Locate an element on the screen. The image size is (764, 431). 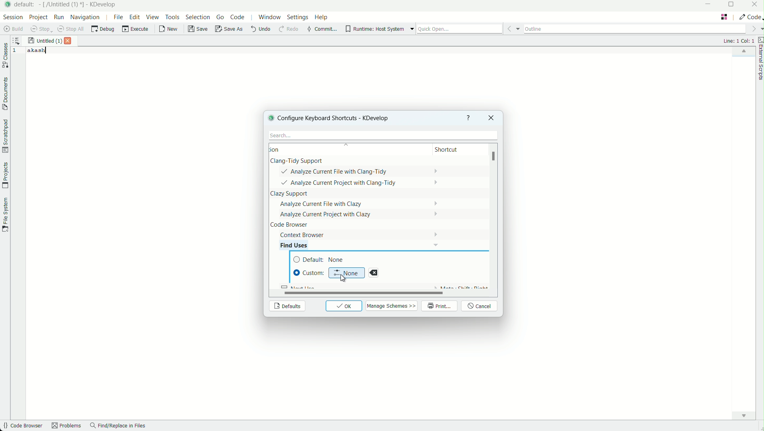
new is located at coordinates (169, 30).